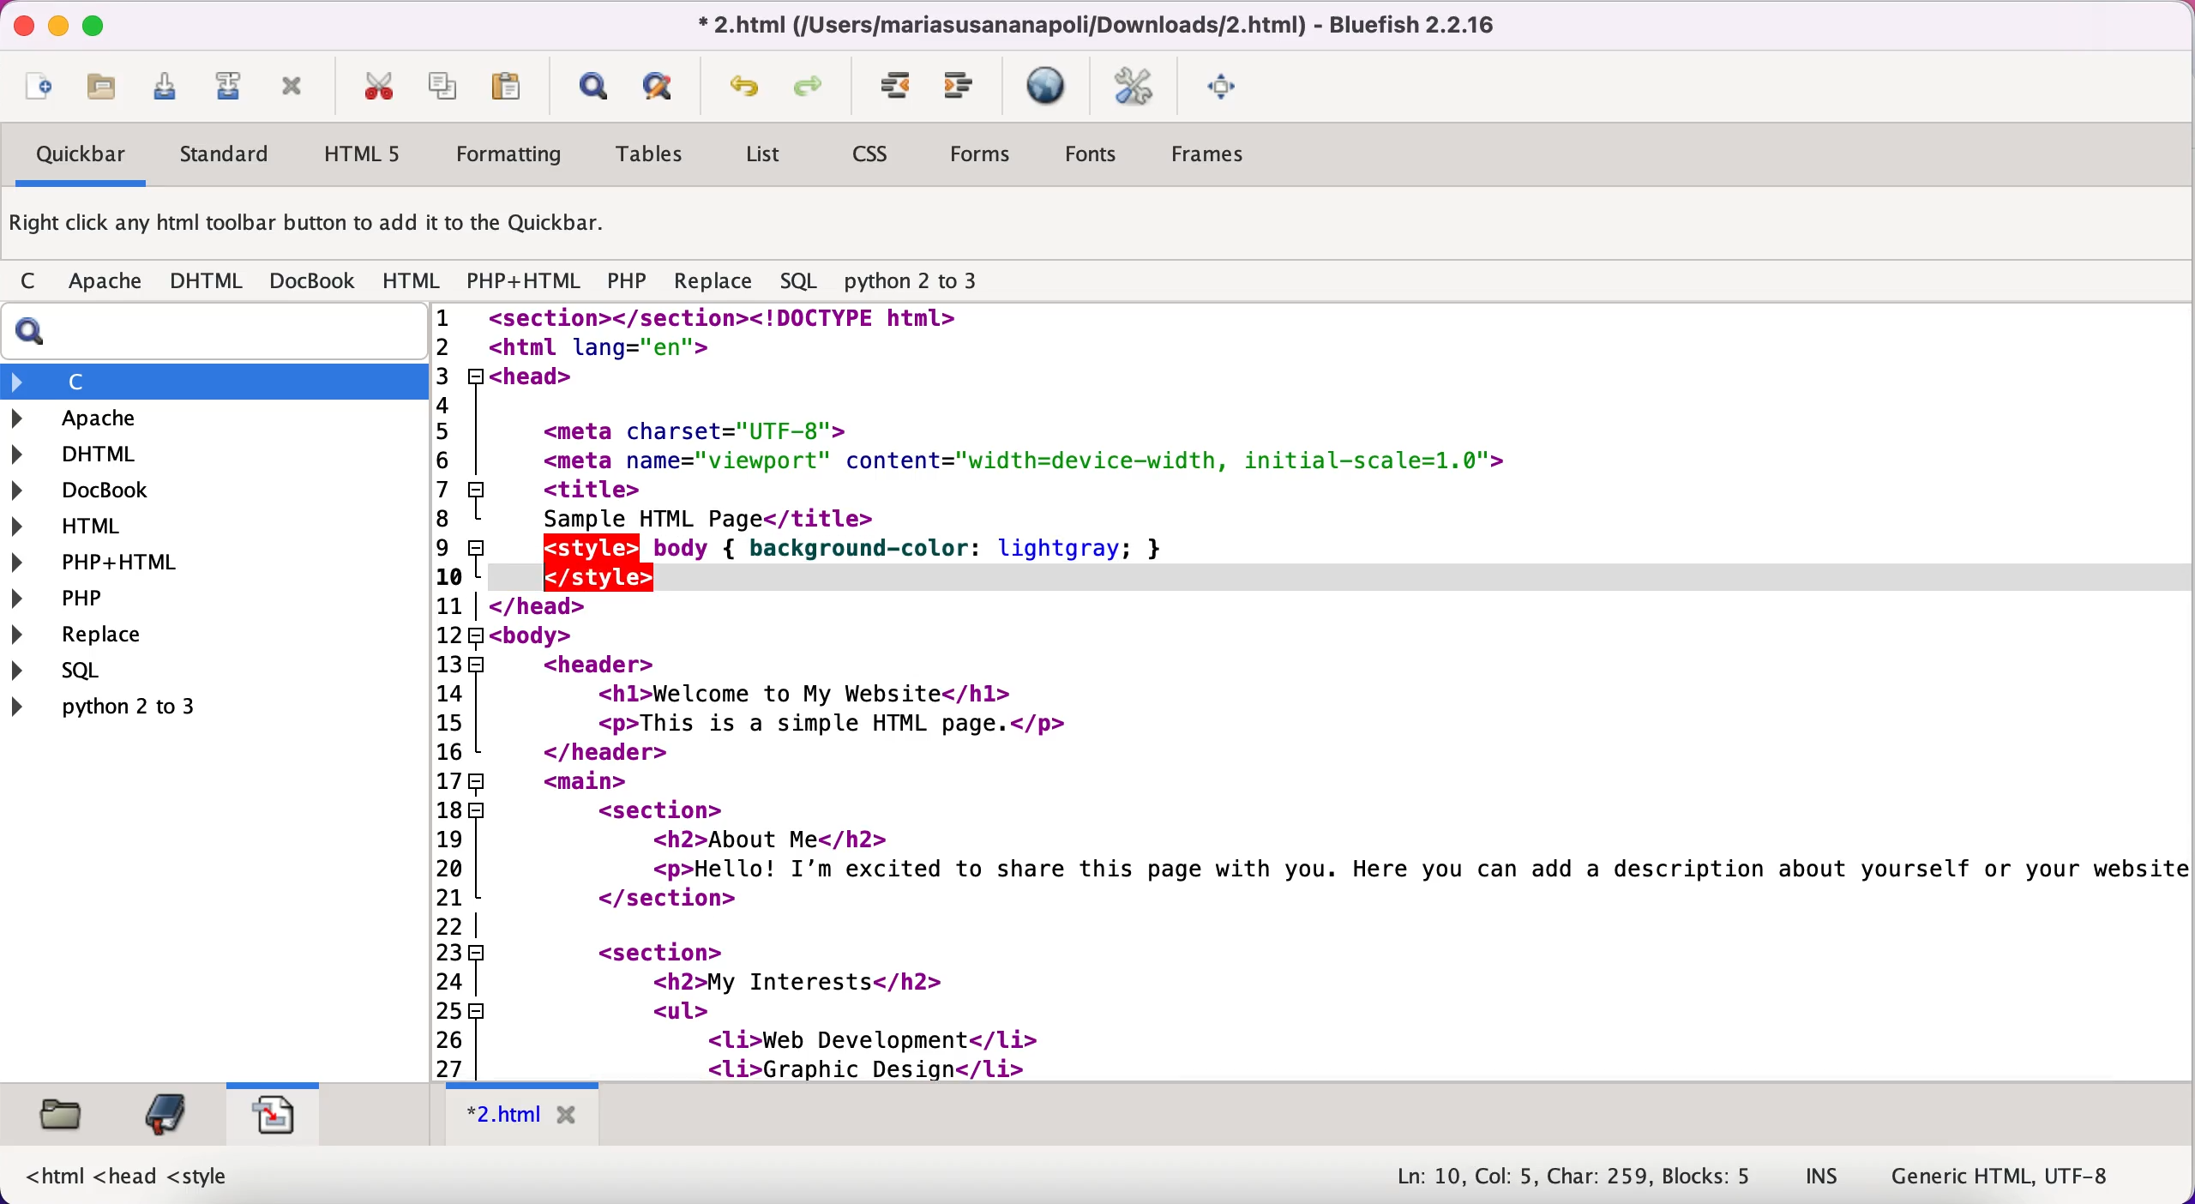  Describe the element at coordinates (108, 563) in the screenshot. I see `php+html` at that location.